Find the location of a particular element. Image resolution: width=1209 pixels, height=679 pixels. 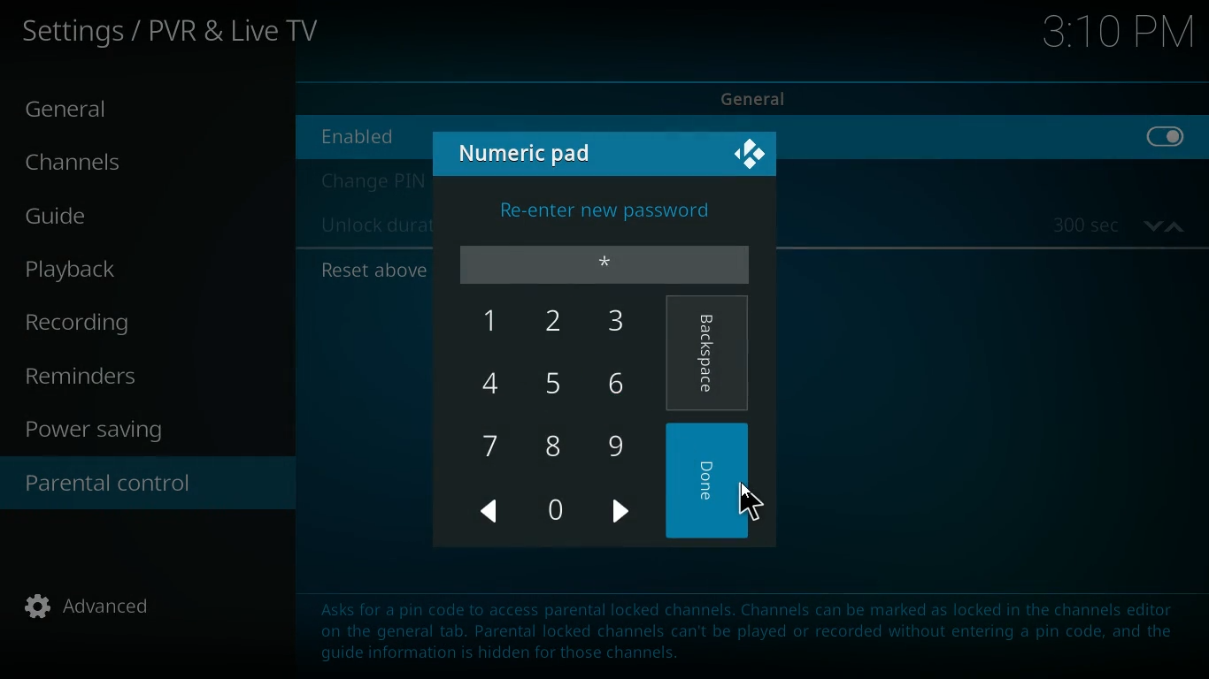

9 is located at coordinates (620, 449).